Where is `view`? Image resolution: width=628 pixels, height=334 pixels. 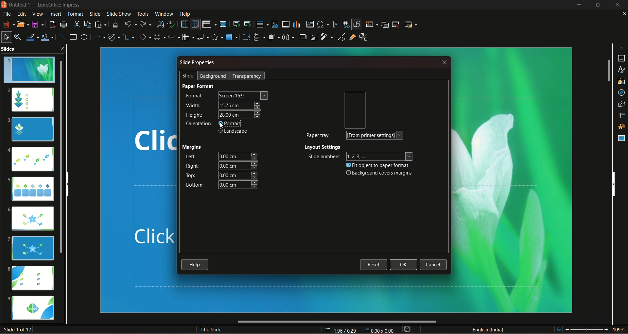 view is located at coordinates (37, 14).